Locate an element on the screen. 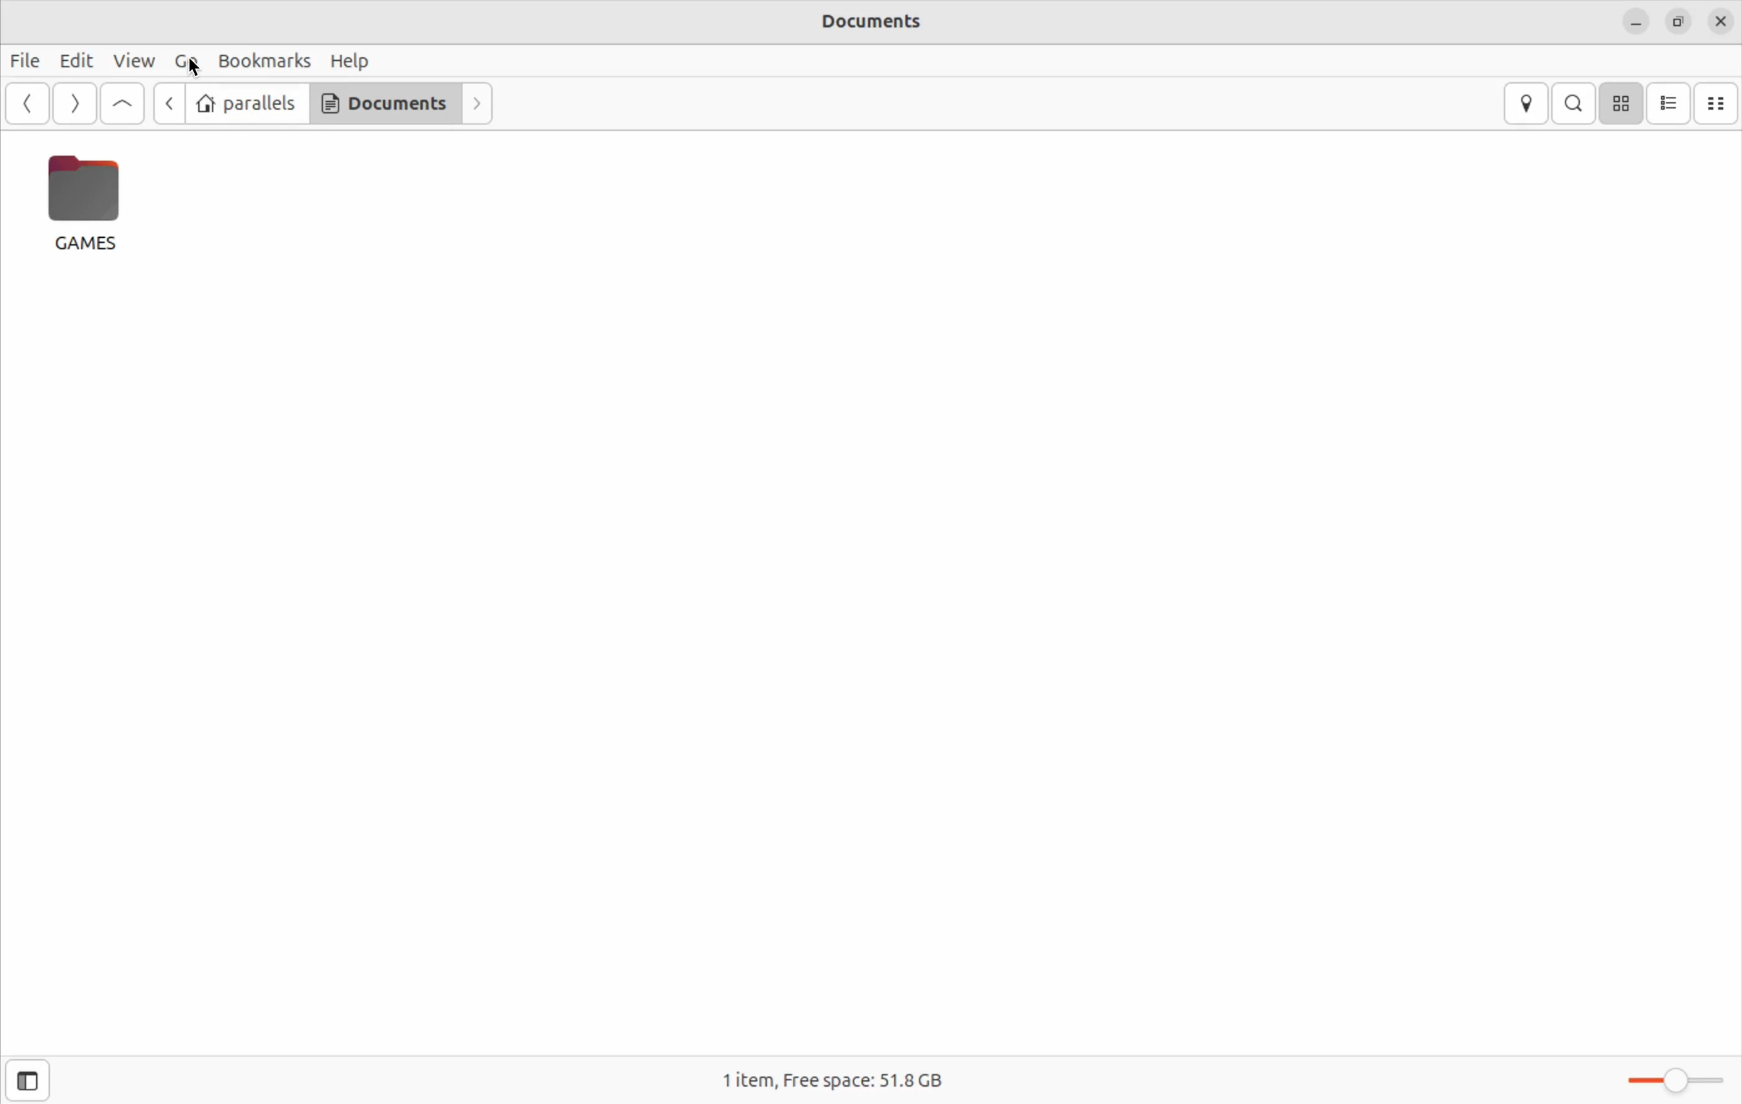 Image resolution: width=1742 pixels, height=1104 pixels. games file is located at coordinates (88, 203).